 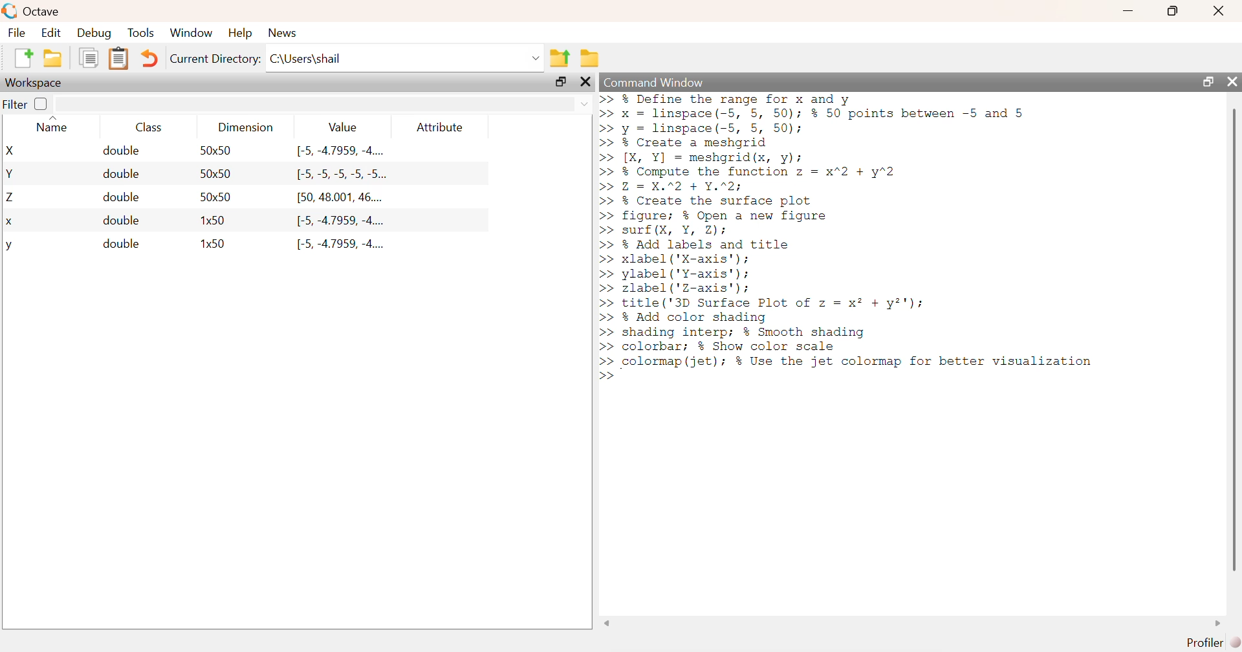 I want to click on Window, so click(x=190, y=32).